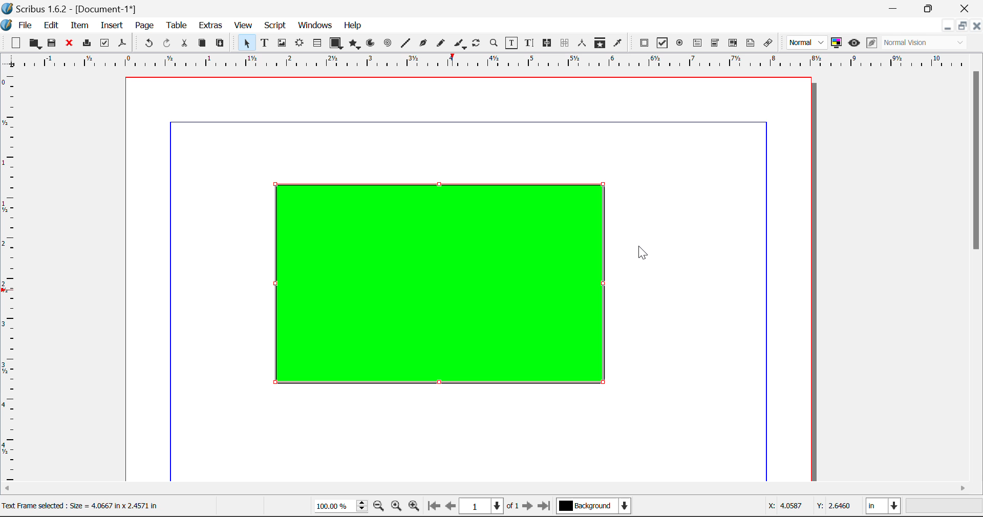  Describe the element at coordinates (105, 43) in the screenshot. I see `Pre-flight Verifier` at that location.